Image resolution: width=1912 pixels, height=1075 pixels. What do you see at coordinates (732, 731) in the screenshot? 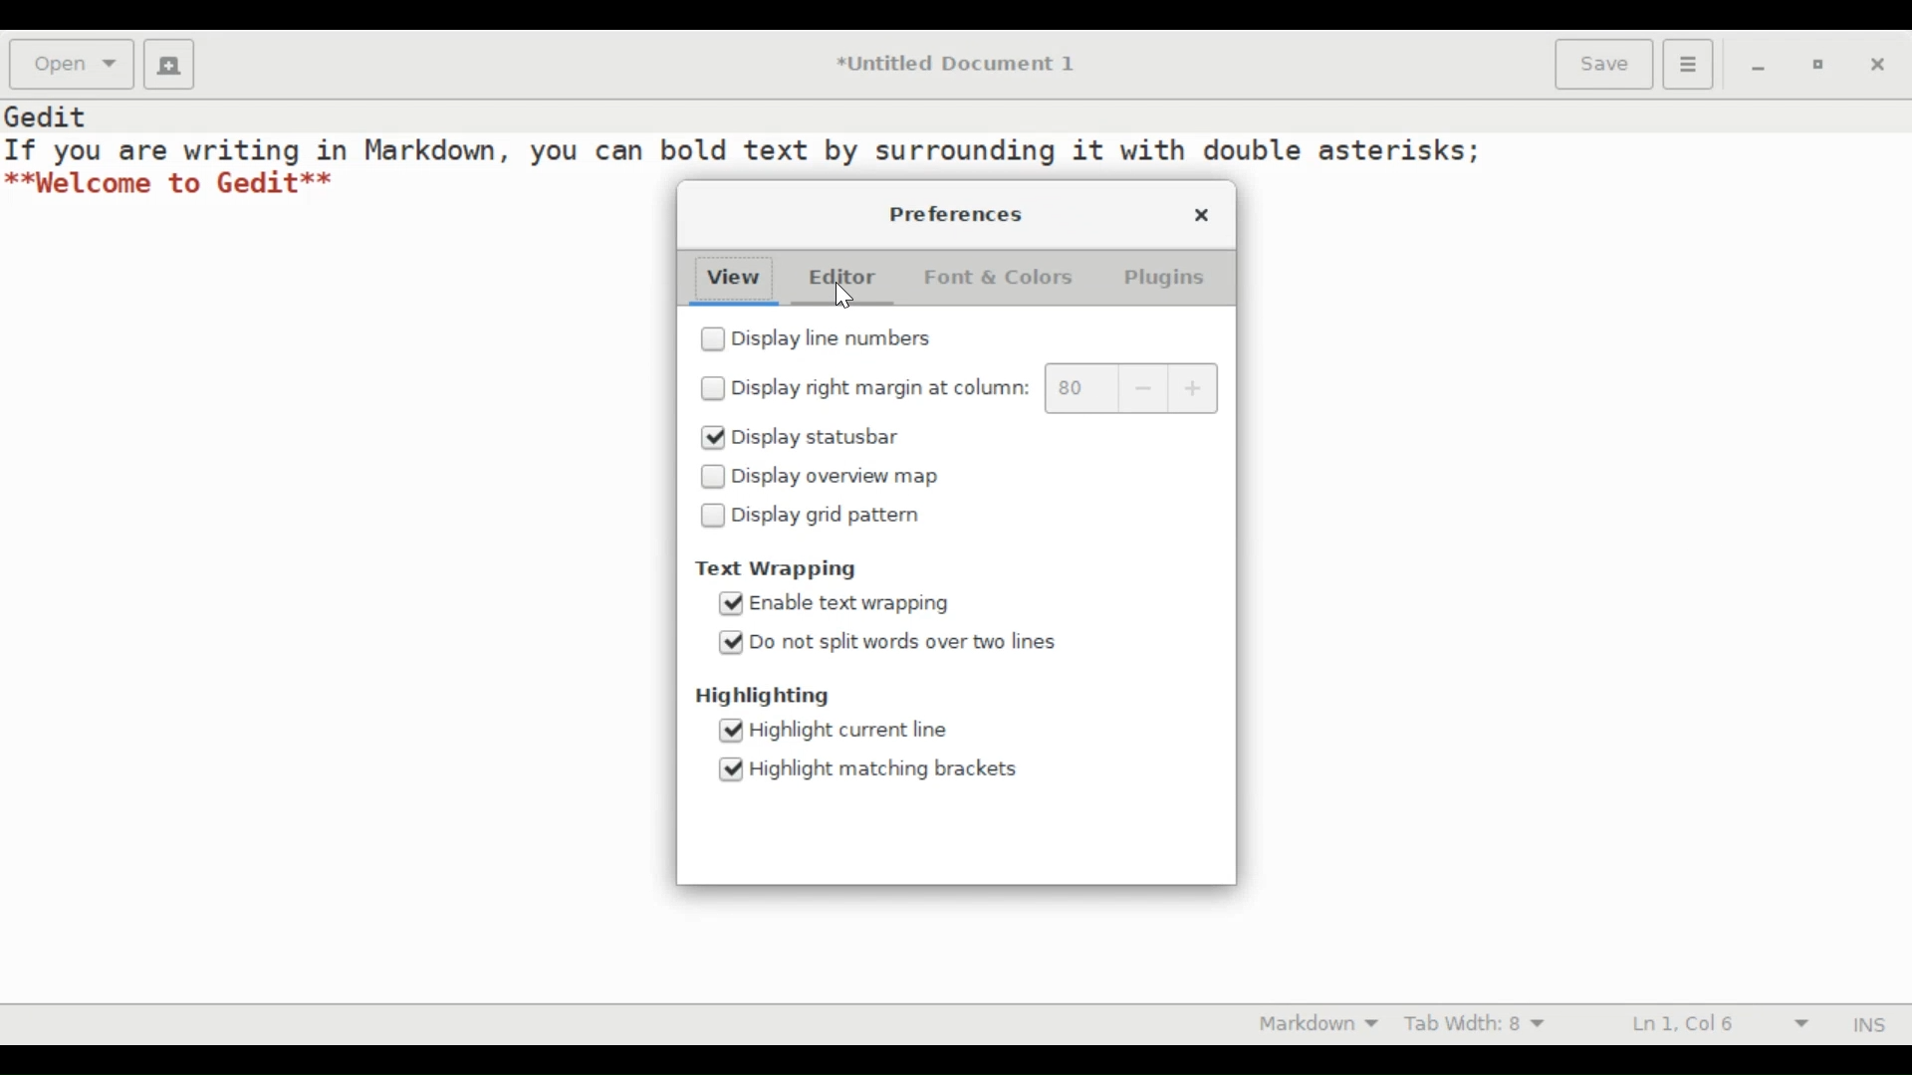
I see `Checked Checkbox` at bounding box center [732, 731].